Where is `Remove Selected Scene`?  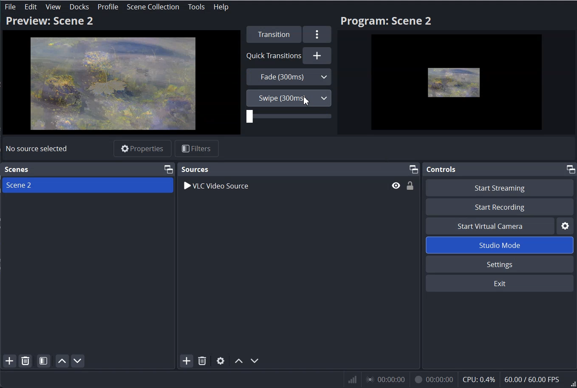
Remove Selected Scene is located at coordinates (25, 360).